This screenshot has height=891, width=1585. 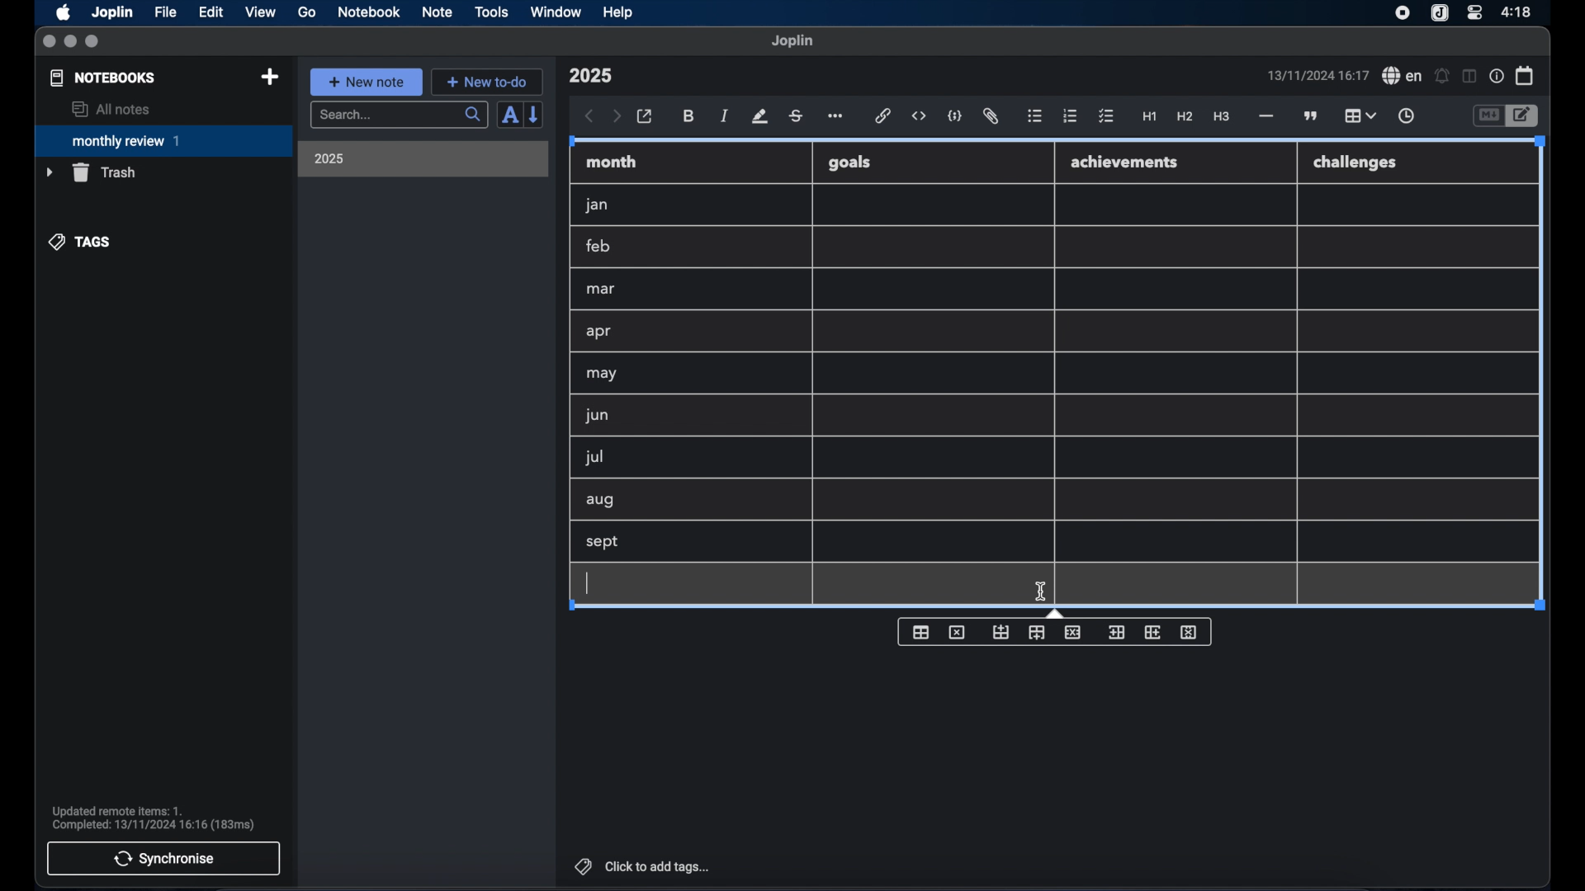 I want to click on toggle editor, so click(x=1488, y=116).